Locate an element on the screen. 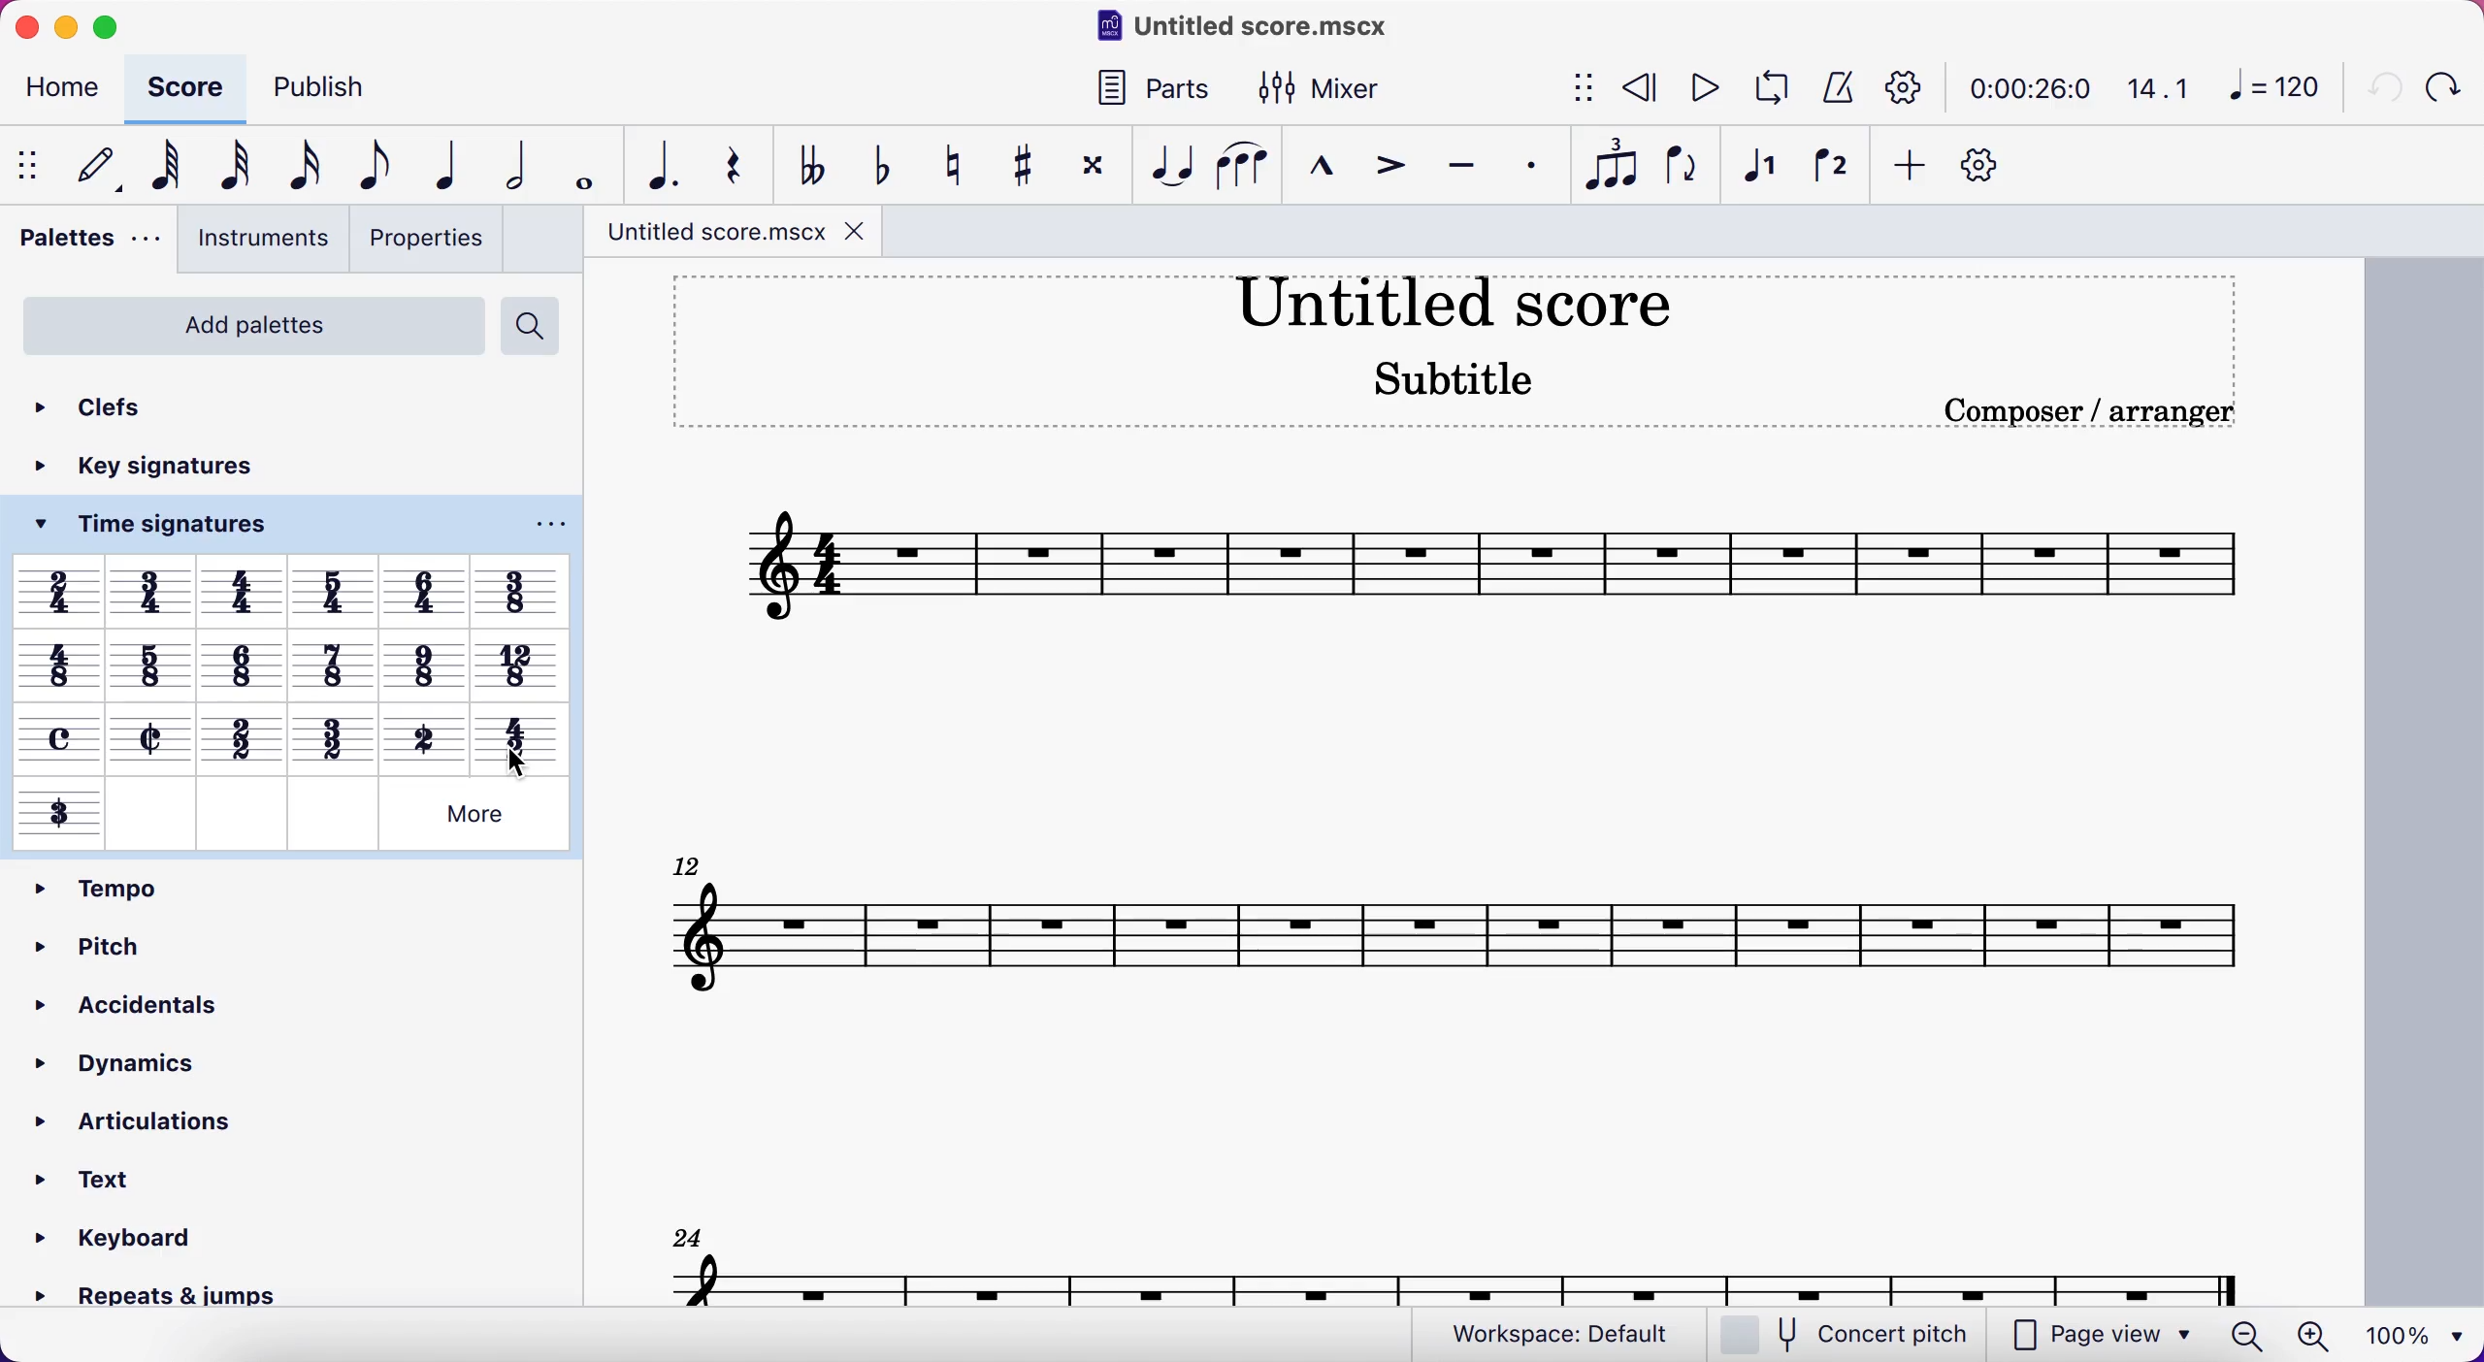 Image resolution: width=2484 pixels, height=1362 pixels. 32nd note is located at coordinates (231, 166).